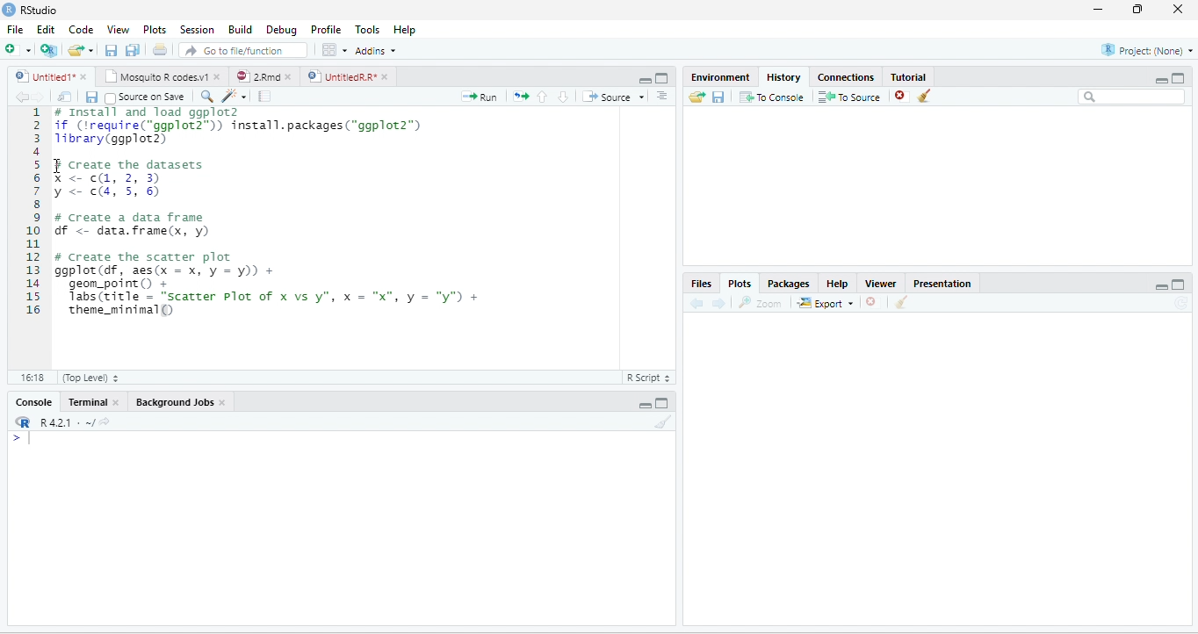 The width and height of the screenshot is (1198, 634). What do you see at coordinates (50, 48) in the screenshot?
I see `Create a project` at bounding box center [50, 48].